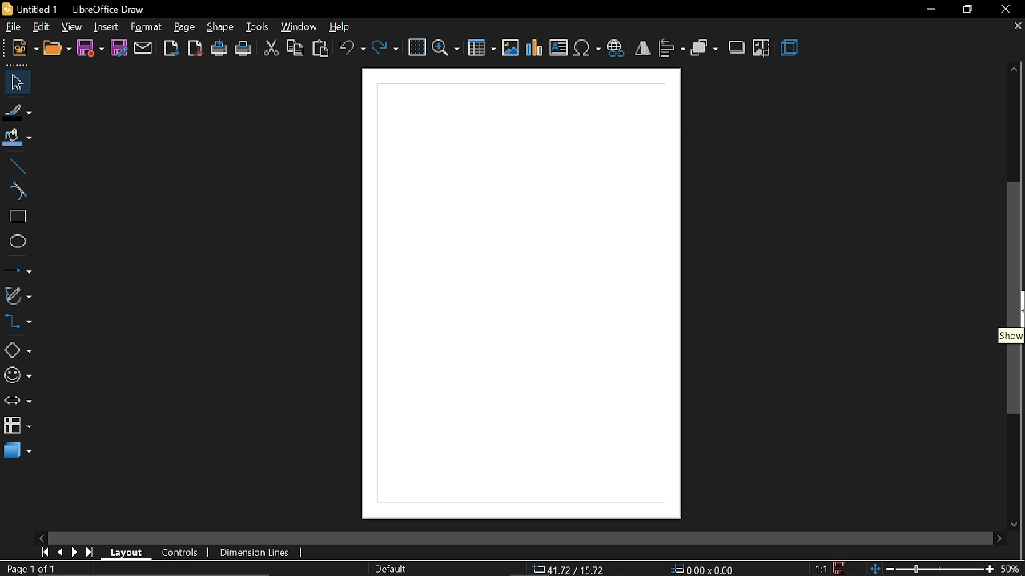  Describe the element at coordinates (342, 27) in the screenshot. I see `help` at that location.